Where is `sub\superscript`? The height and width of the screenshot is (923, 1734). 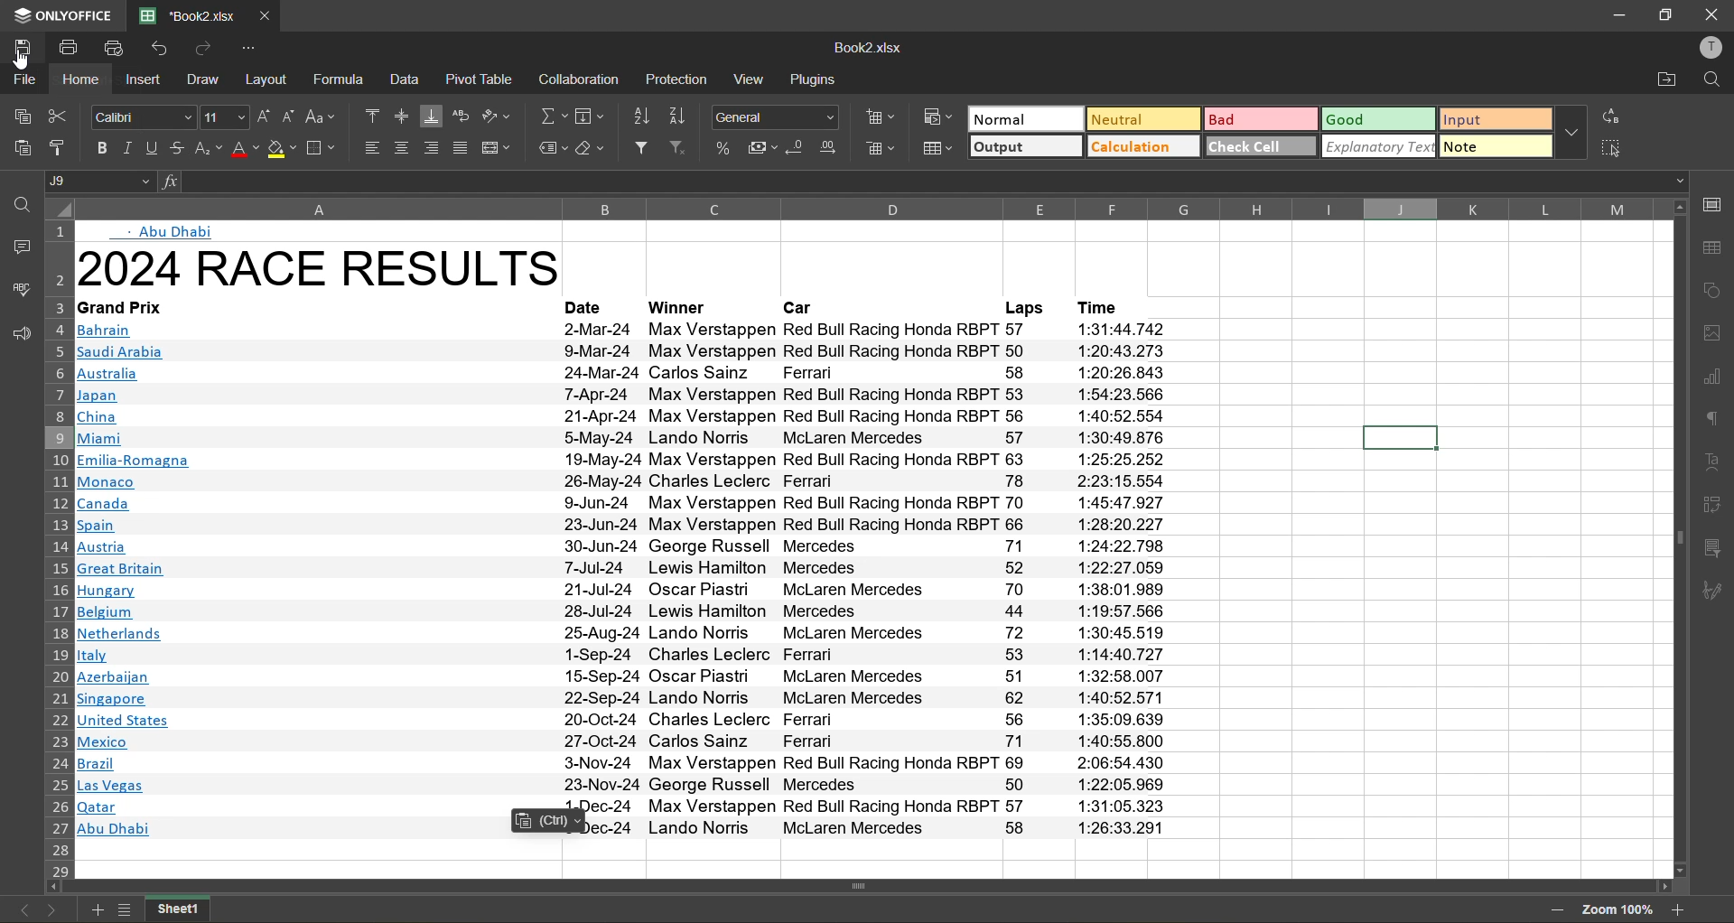 sub\superscript is located at coordinates (210, 148).